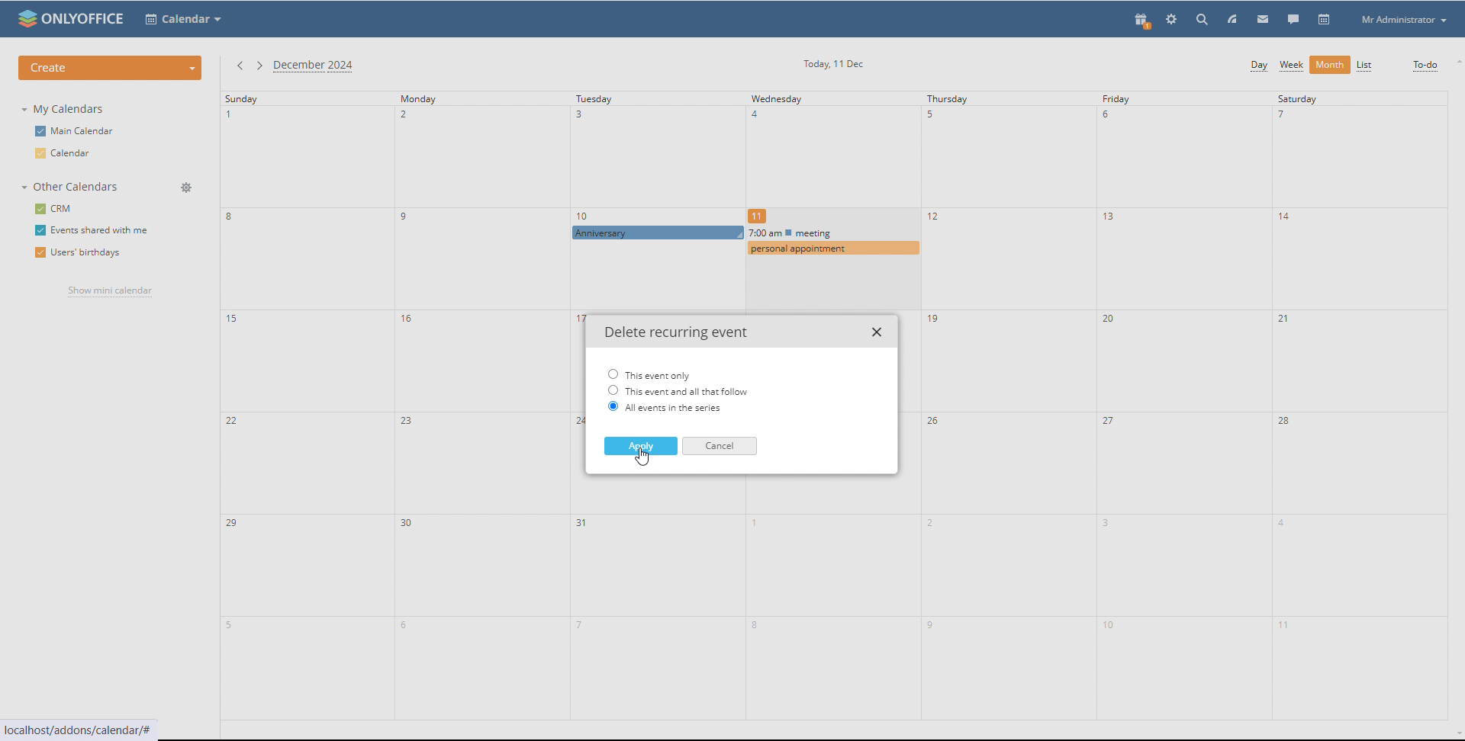 Image resolution: width=1465 pixels, height=741 pixels. I want to click on Wednesday, so click(828, 154).